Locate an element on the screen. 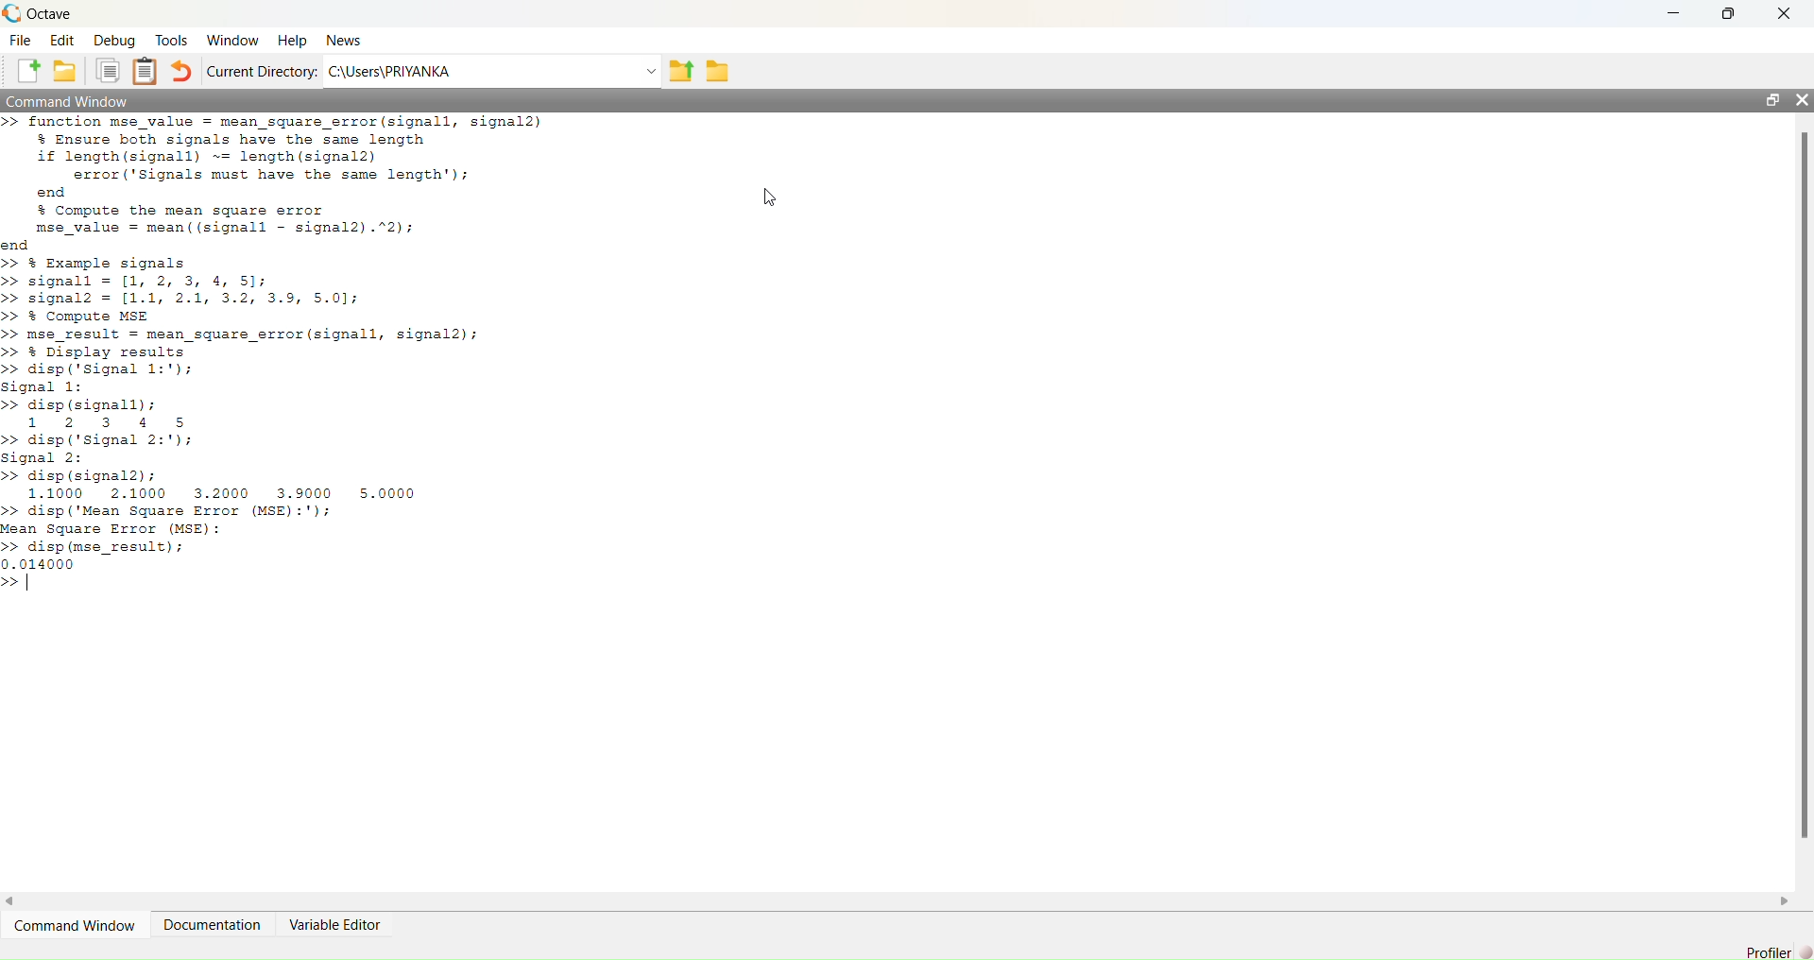  Command Window is located at coordinates (79, 926).